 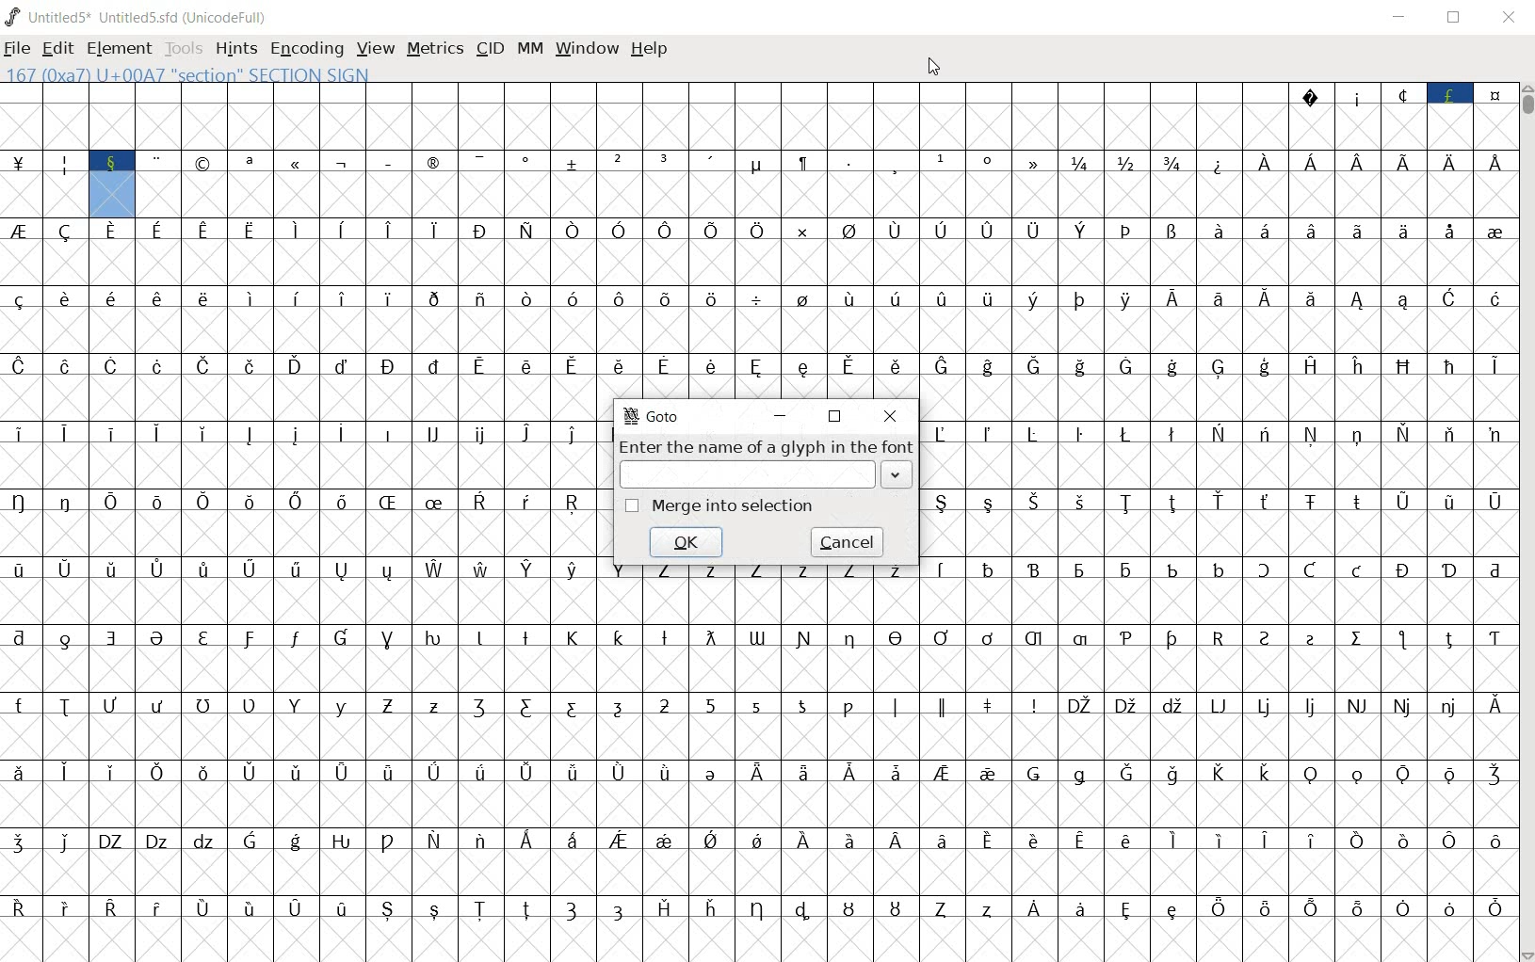 I want to click on symbol, so click(x=1492, y=253).